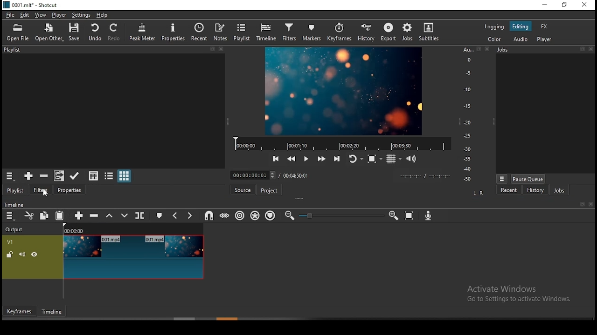  Describe the element at coordinates (44, 177) in the screenshot. I see `remove cut` at that location.